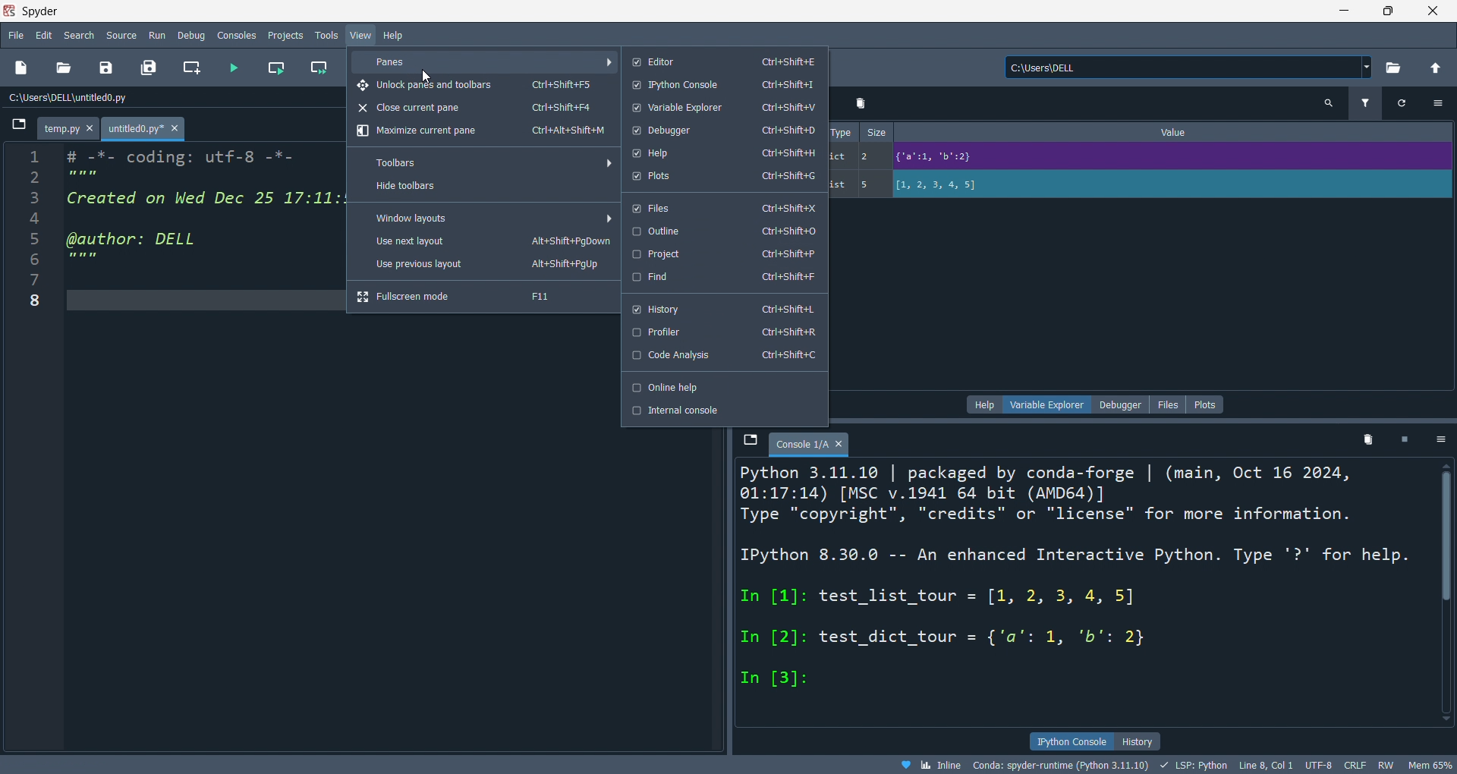  Describe the element at coordinates (1443, 592) in the screenshot. I see `vertical scrollbar` at that location.